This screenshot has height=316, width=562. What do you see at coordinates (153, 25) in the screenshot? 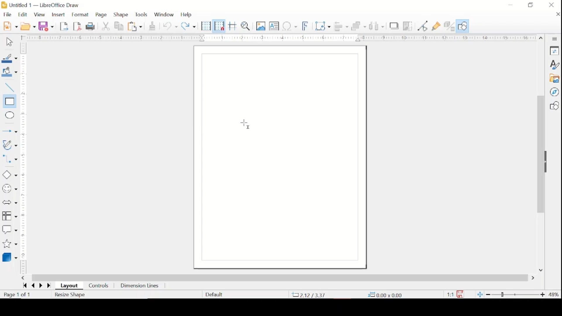
I see `clone formatting` at bounding box center [153, 25].